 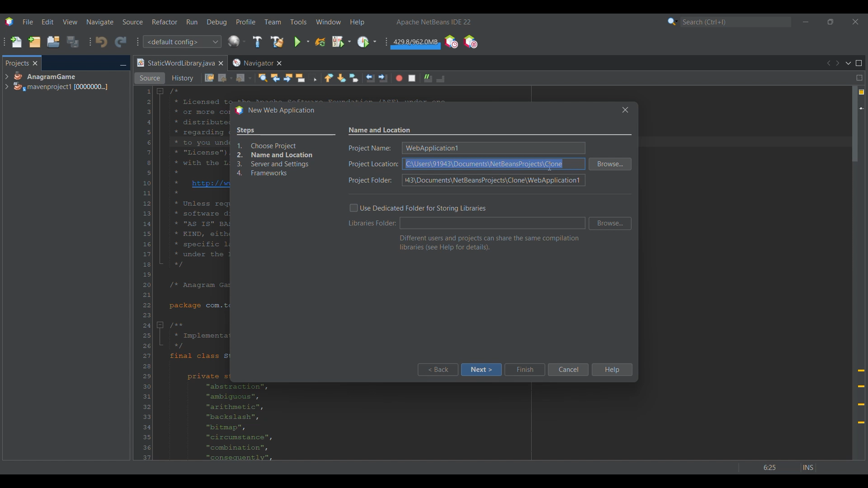 I want to click on Back, so click(x=437, y=370).